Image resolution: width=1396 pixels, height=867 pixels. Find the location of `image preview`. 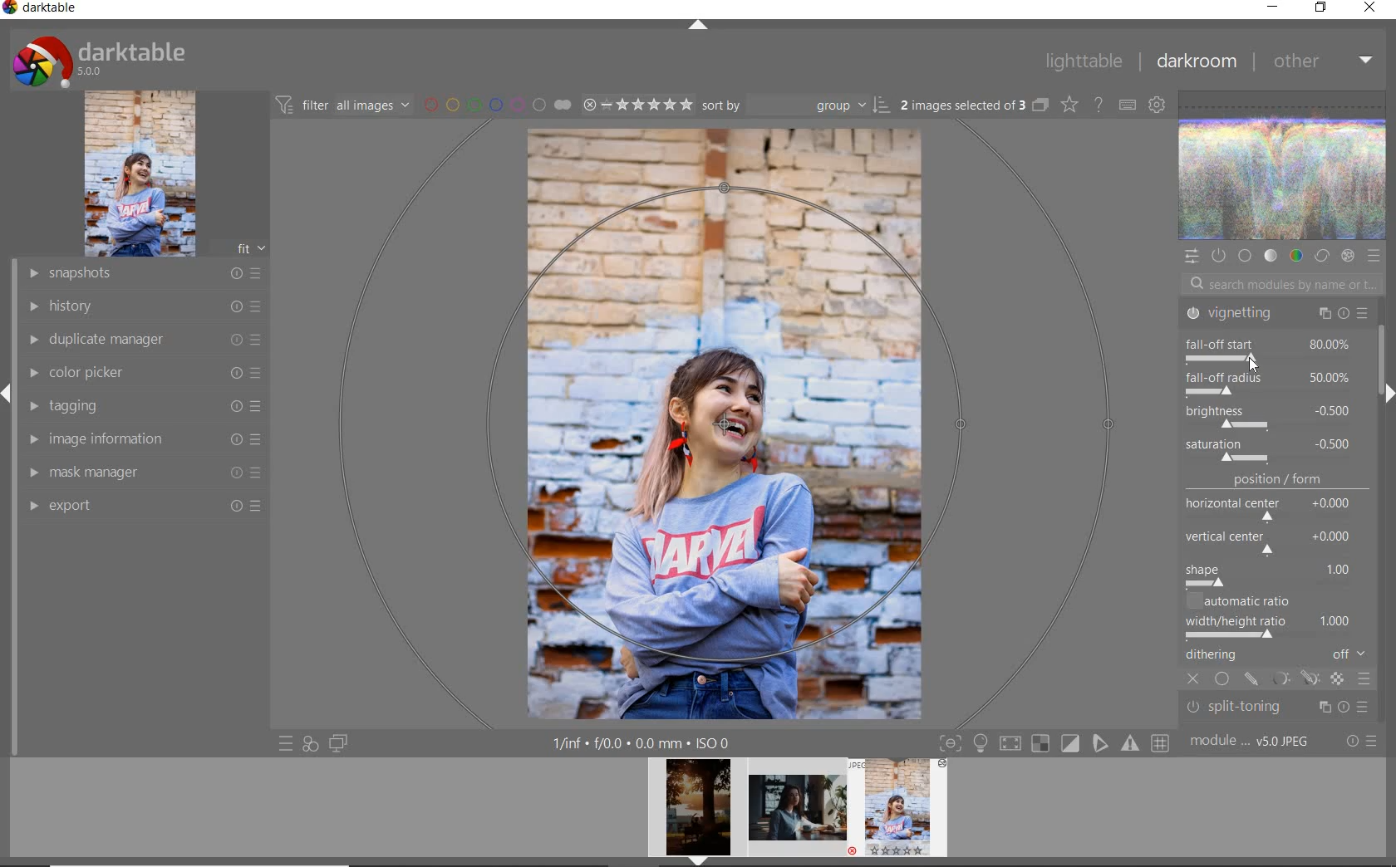

image preview is located at coordinates (798, 812).